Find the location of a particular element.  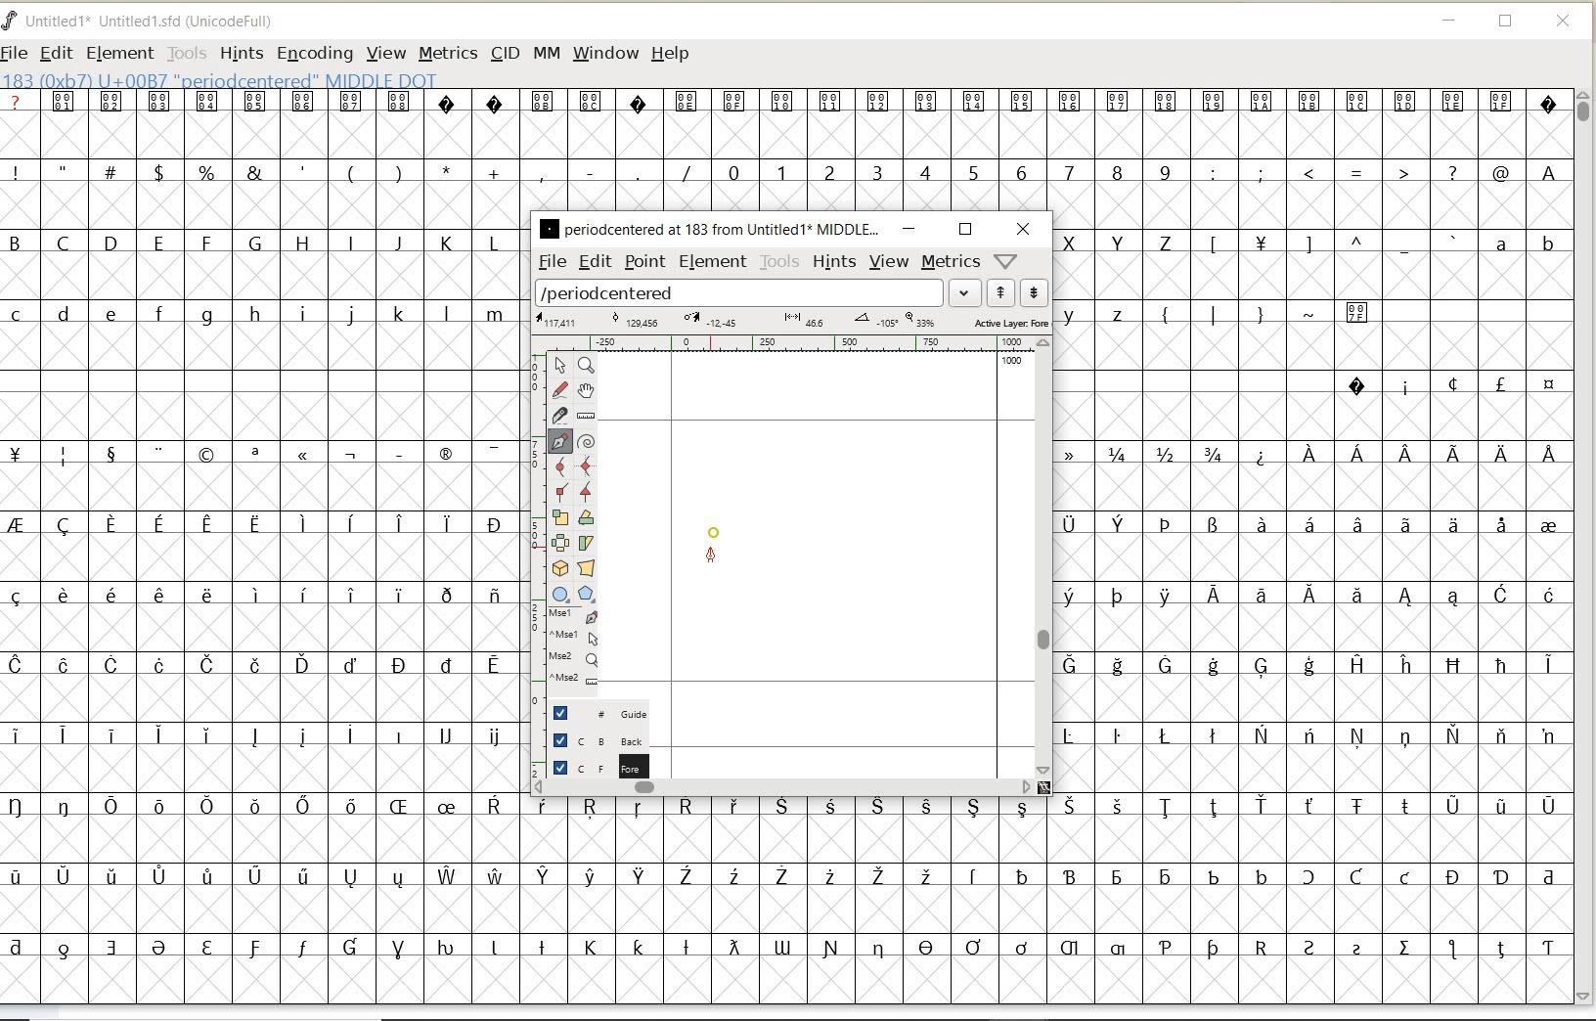

special characters is located at coordinates (1450, 384).